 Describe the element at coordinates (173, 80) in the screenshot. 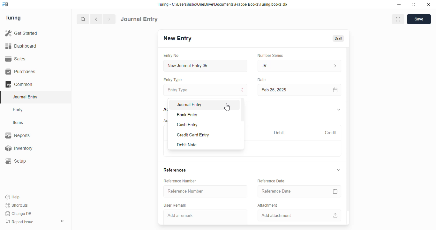

I see `entry type` at that location.